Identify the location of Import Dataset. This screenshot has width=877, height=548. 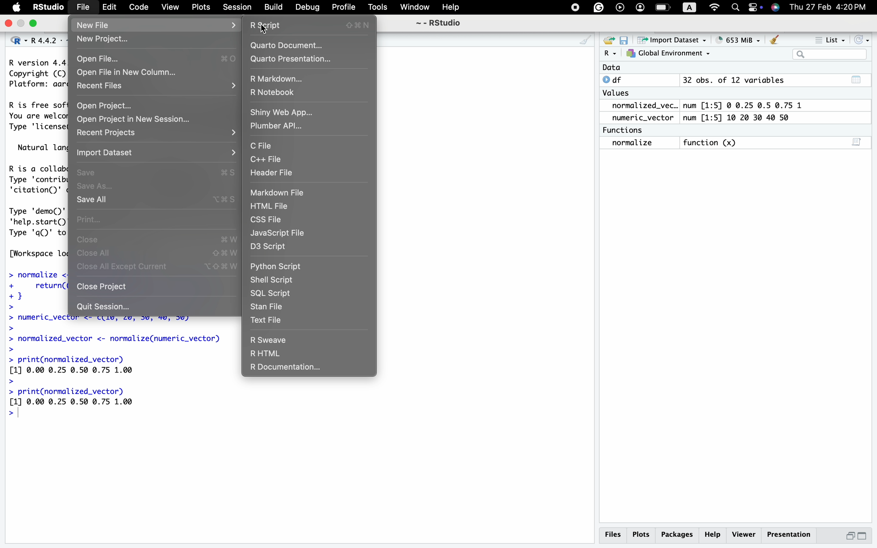
(674, 40).